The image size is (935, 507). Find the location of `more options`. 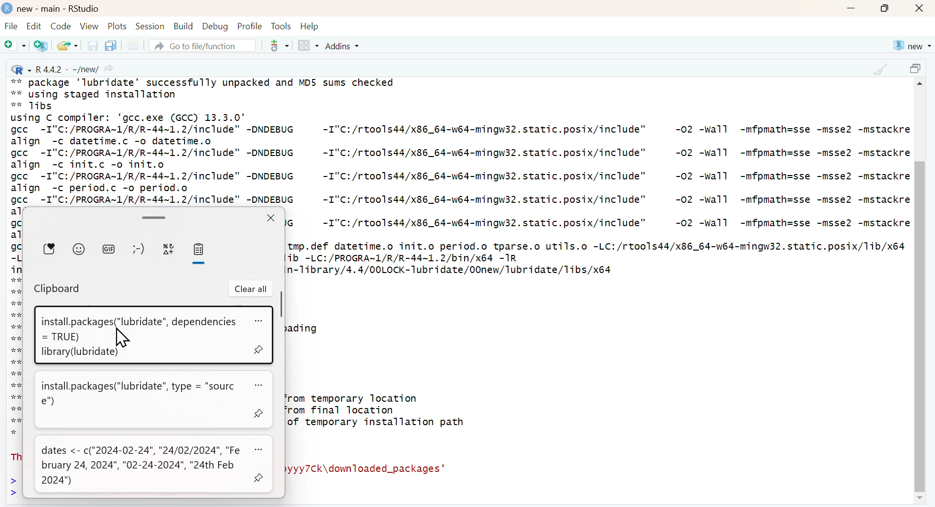

more options is located at coordinates (260, 322).